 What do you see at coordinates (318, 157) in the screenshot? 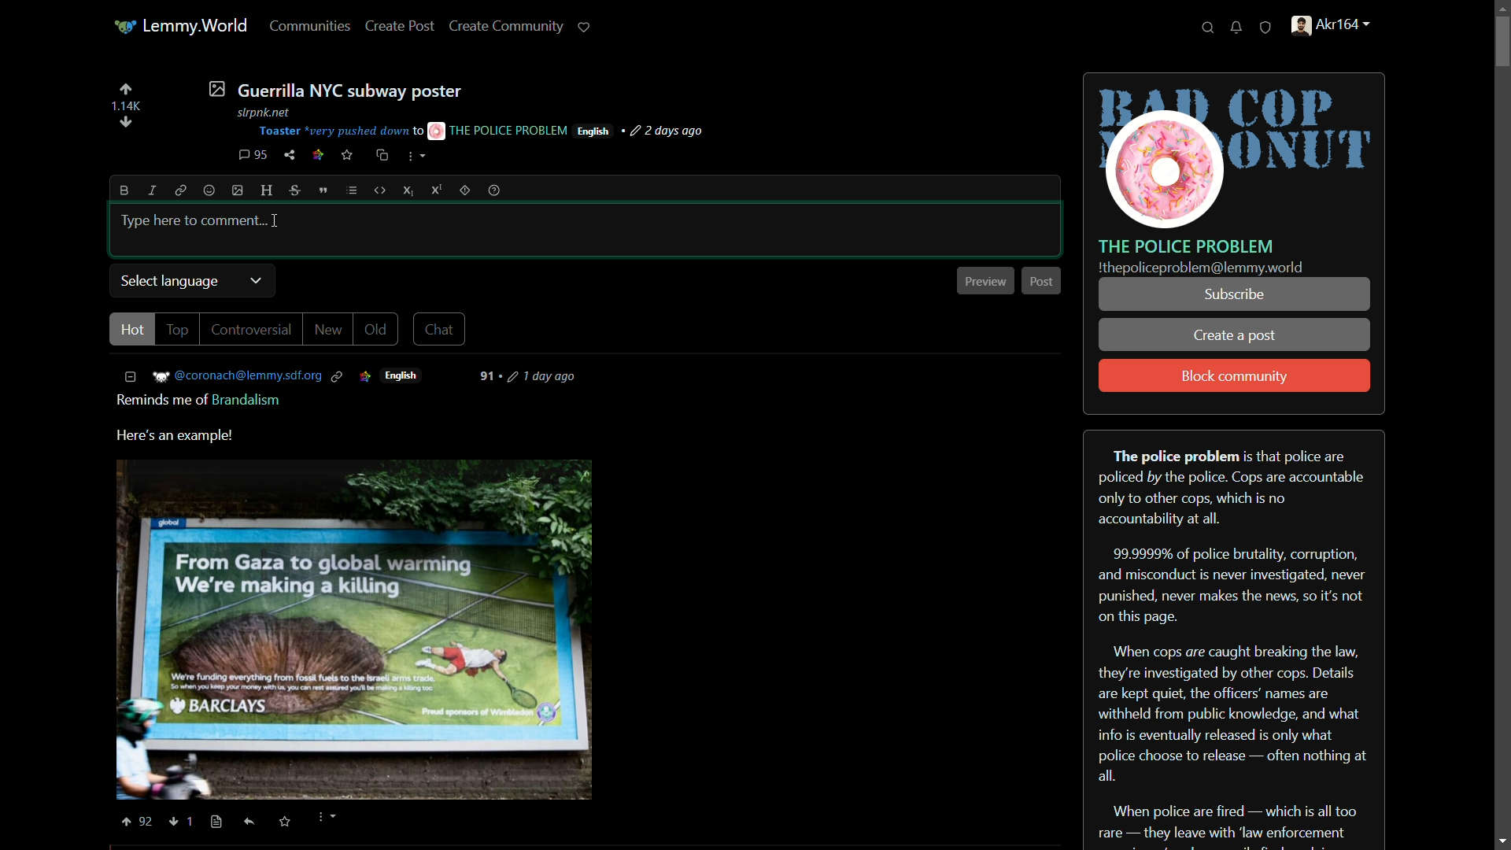
I see `link` at bounding box center [318, 157].